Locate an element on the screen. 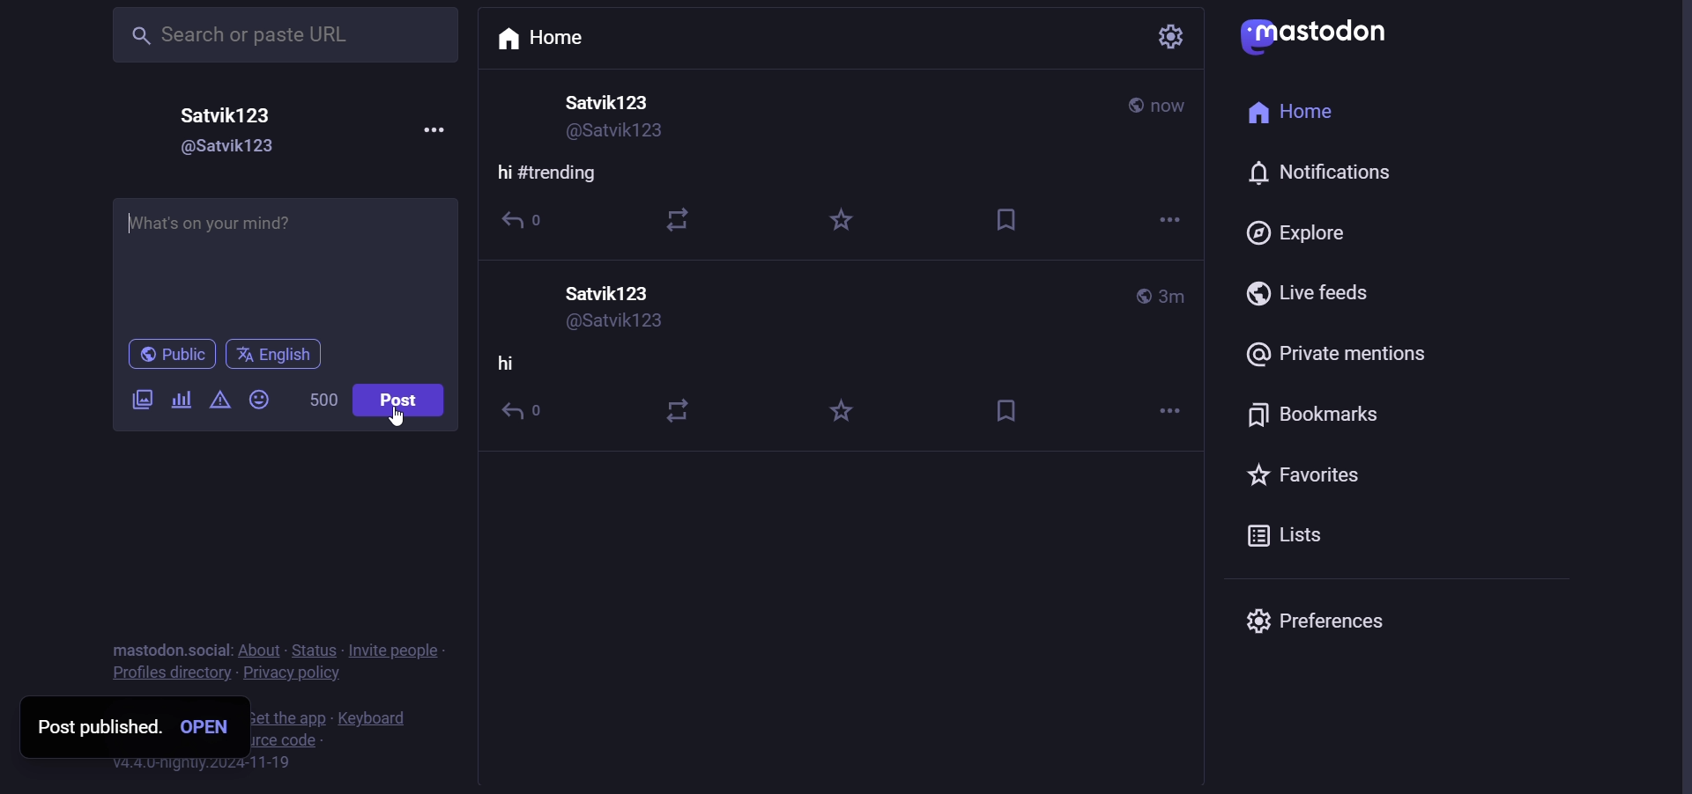 This screenshot has height=794, width=1692. last modified is located at coordinates (1173, 298).